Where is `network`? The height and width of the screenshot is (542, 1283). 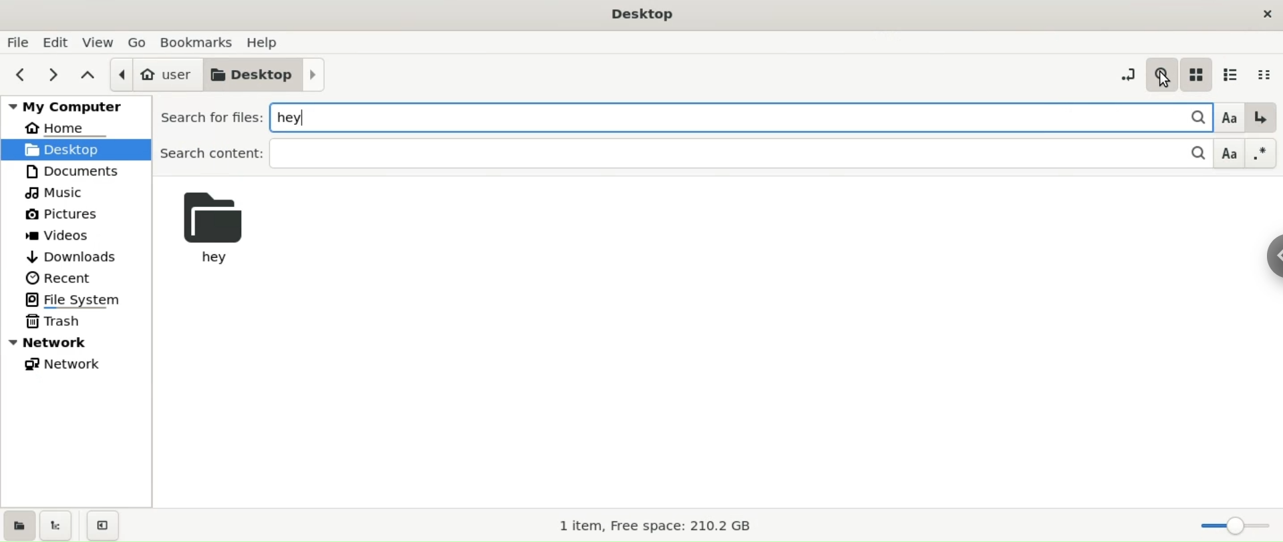
network is located at coordinates (76, 343).